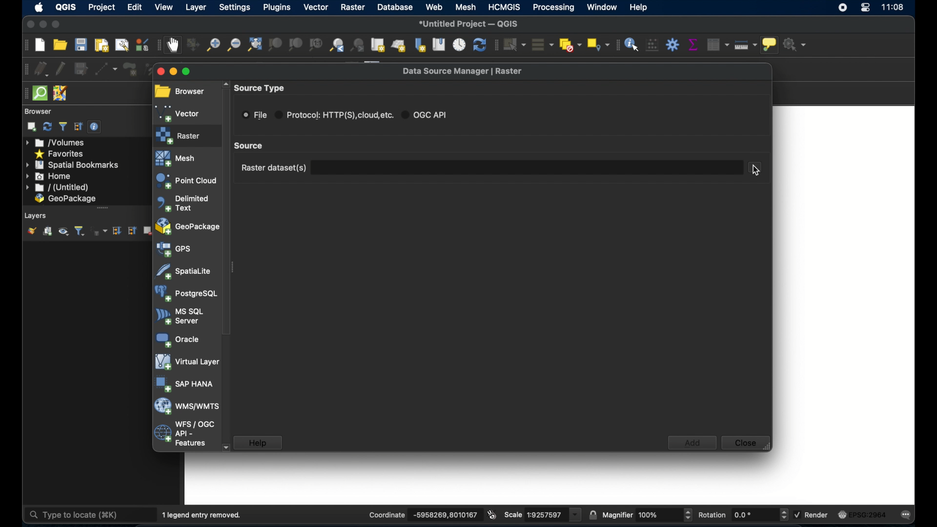  Describe the element at coordinates (65, 199) in the screenshot. I see `geo package` at that location.